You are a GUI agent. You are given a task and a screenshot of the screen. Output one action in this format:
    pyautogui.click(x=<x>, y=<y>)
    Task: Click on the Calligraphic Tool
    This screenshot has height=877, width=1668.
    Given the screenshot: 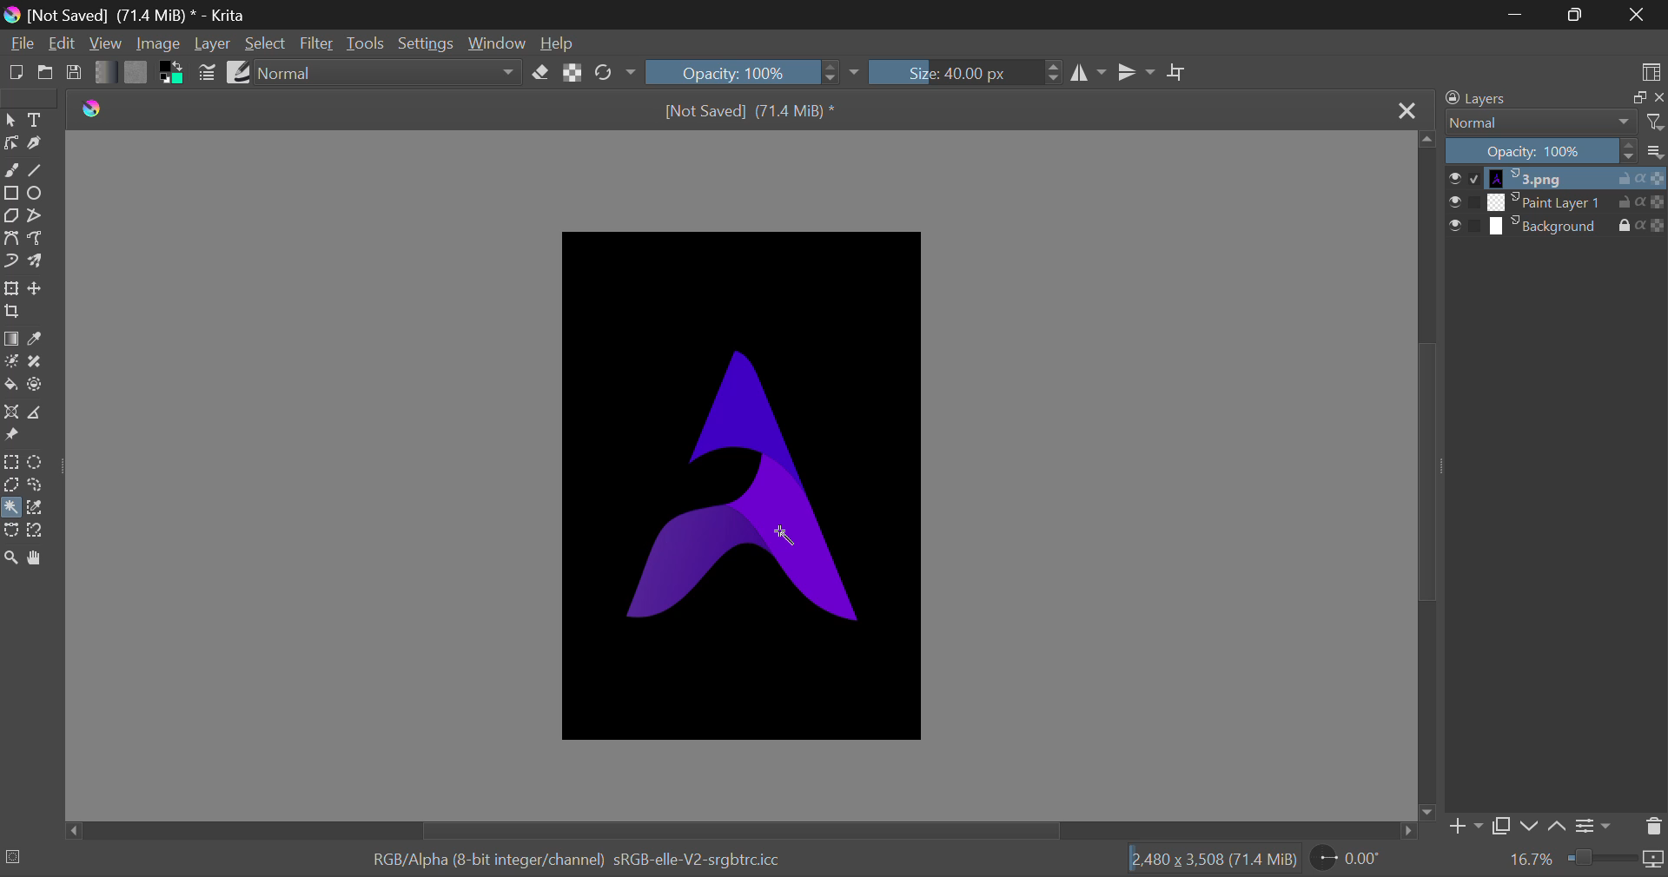 What is the action you would take?
    pyautogui.click(x=38, y=148)
    